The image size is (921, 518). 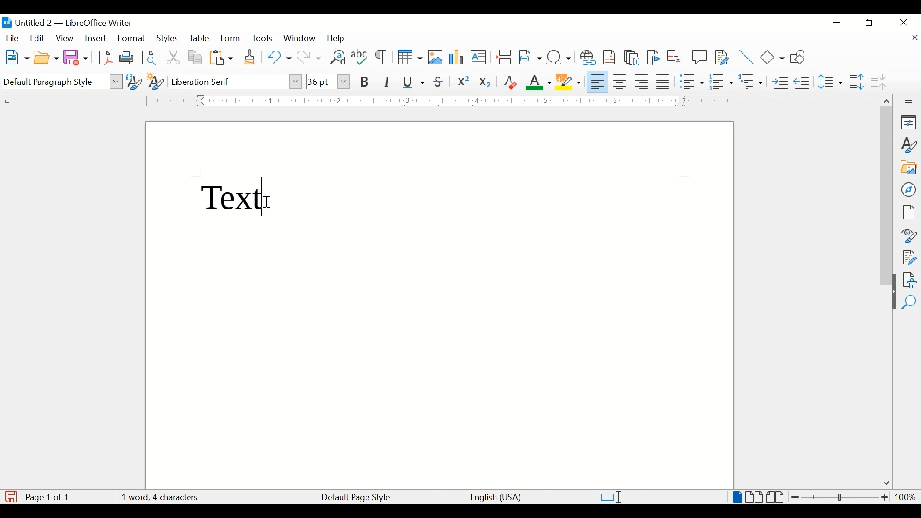 I want to click on insert cross-reference, so click(x=674, y=57).